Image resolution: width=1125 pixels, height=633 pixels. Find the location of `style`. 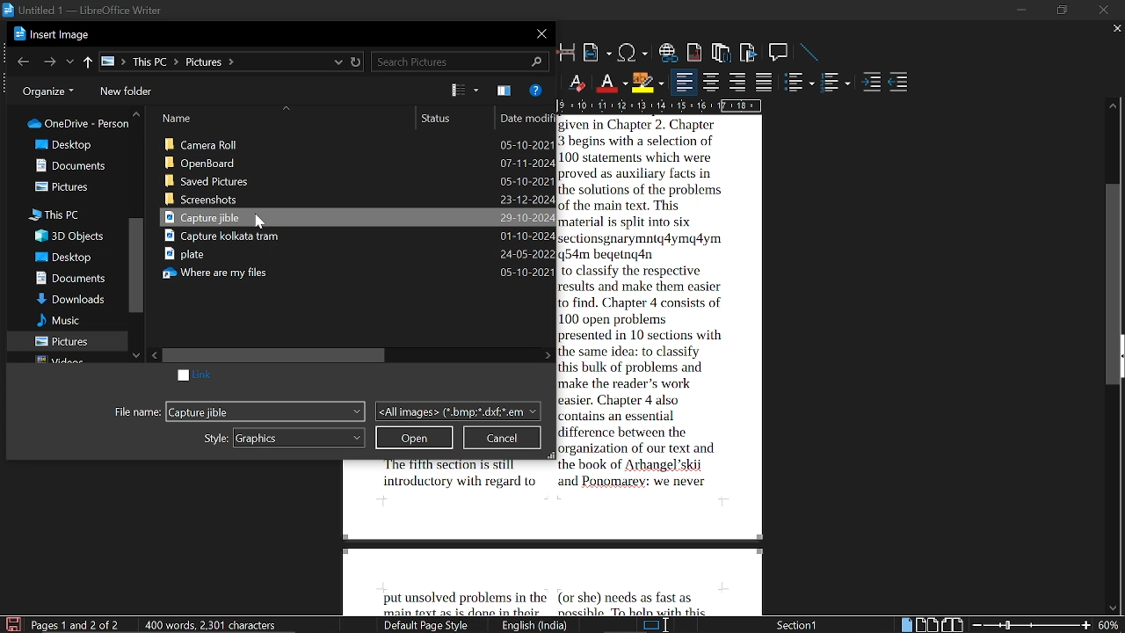

style is located at coordinates (211, 438).